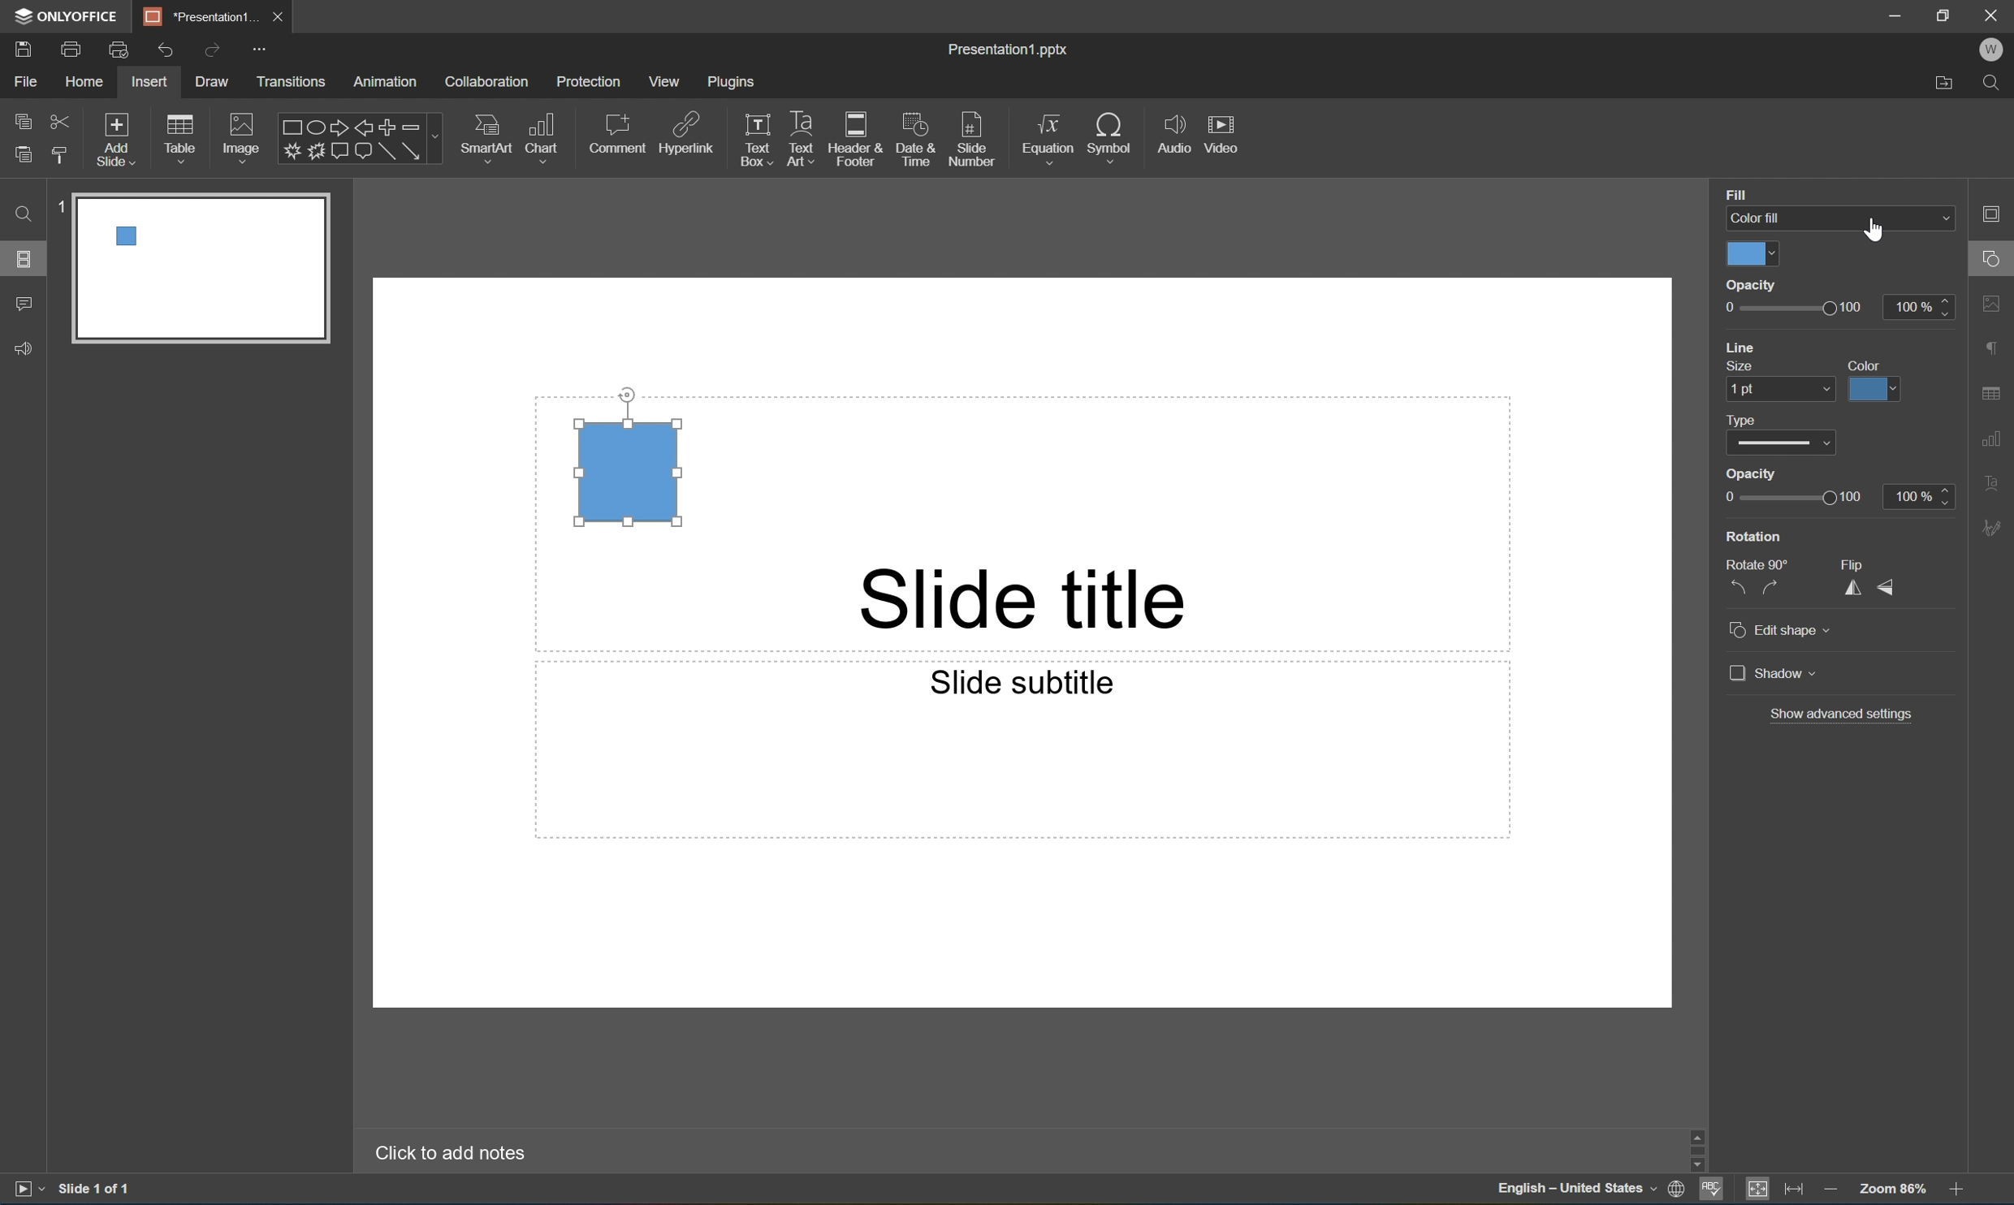 Image resolution: width=2014 pixels, height=1205 pixels. Describe the element at coordinates (180, 137) in the screenshot. I see `Table` at that location.